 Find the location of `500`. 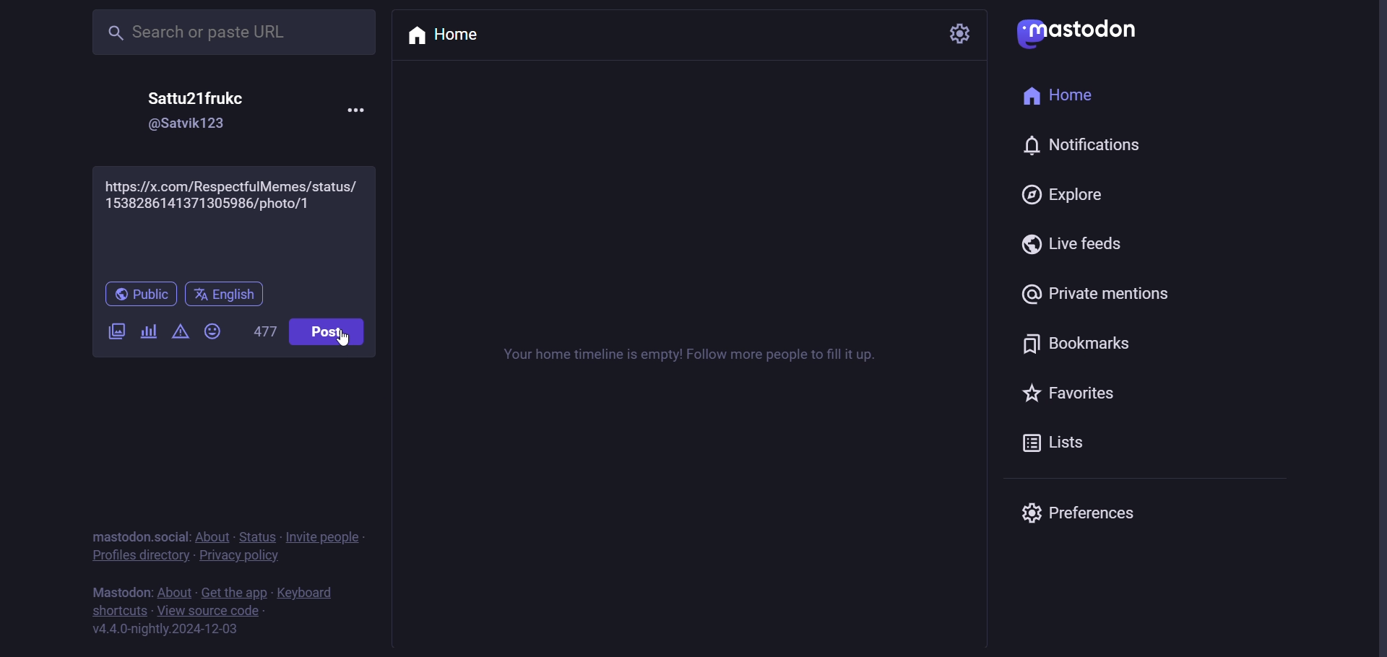

500 is located at coordinates (258, 329).